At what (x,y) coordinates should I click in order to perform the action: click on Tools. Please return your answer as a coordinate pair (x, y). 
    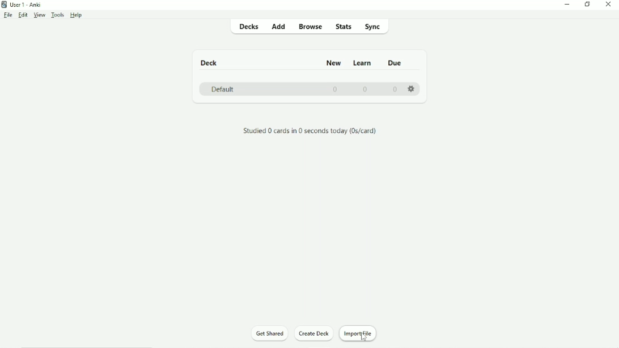
    Looking at the image, I should click on (57, 15).